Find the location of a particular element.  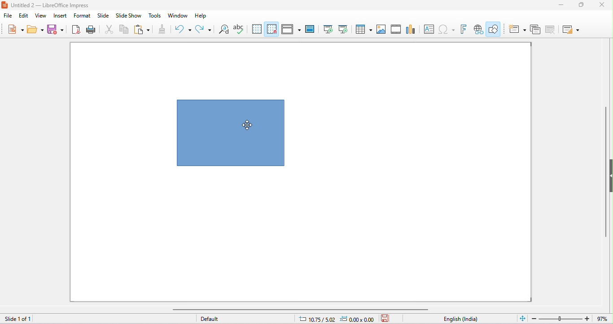

view is located at coordinates (41, 16).